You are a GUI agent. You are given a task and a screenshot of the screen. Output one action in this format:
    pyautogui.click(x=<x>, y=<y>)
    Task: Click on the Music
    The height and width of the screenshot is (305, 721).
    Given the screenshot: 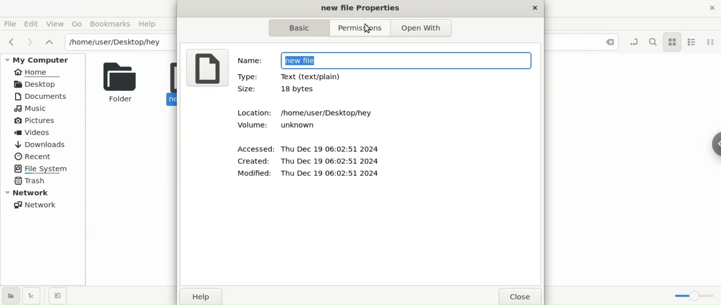 What is the action you would take?
    pyautogui.click(x=32, y=109)
    